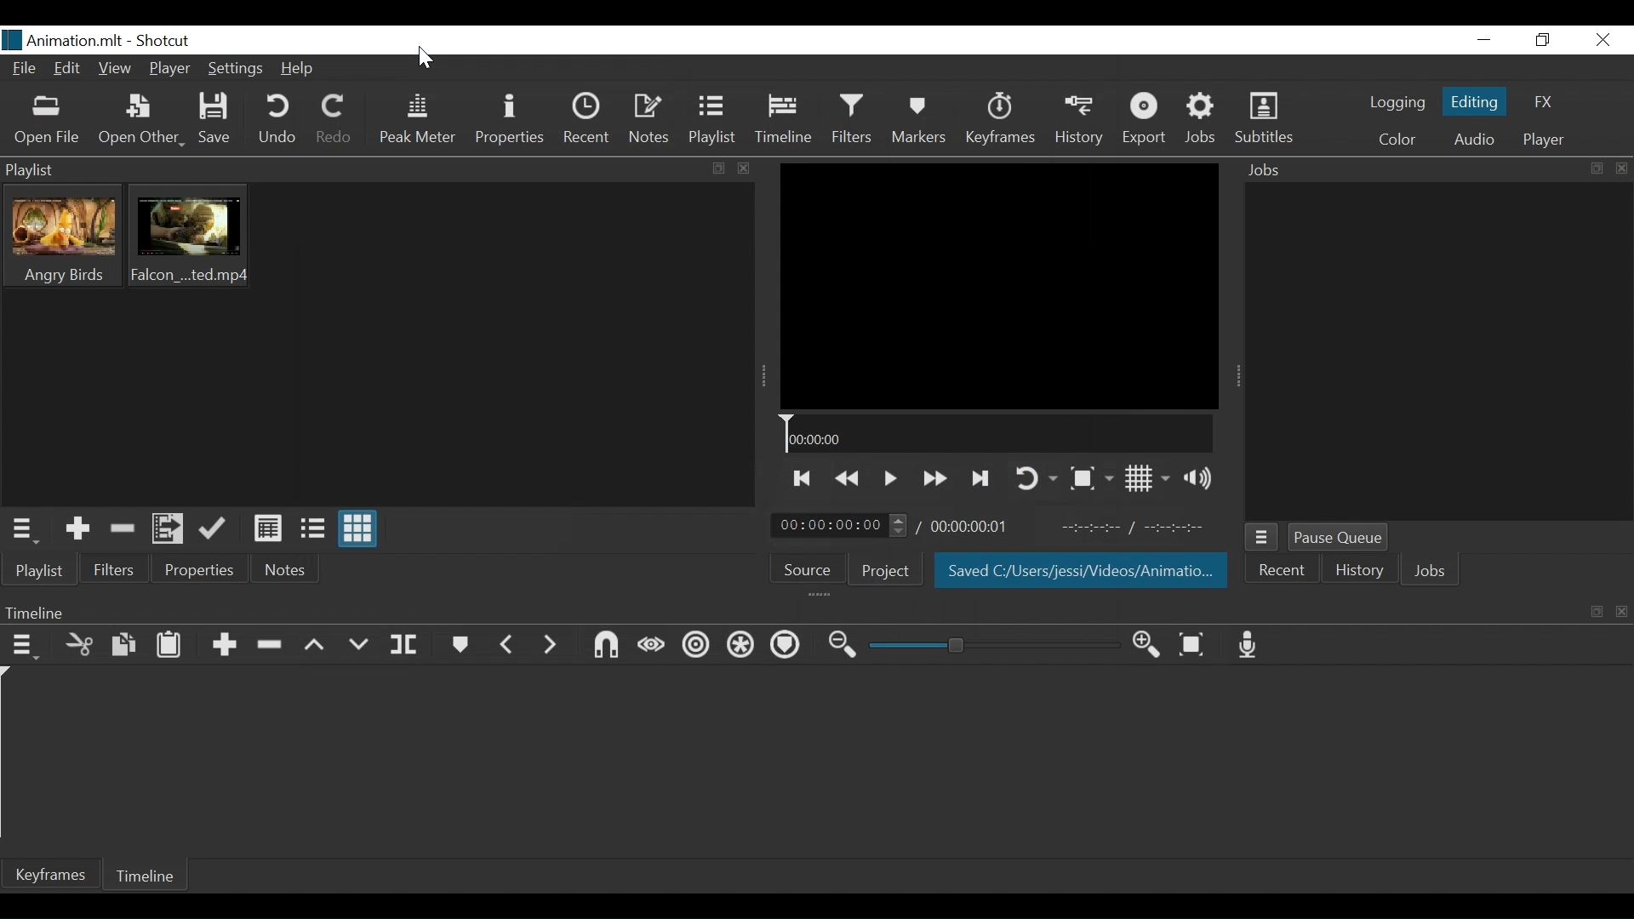 This screenshot has height=919, width=1634. What do you see at coordinates (409, 645) in the screenshot?
I see `Split at playhead` at bounding box center [409, 645].